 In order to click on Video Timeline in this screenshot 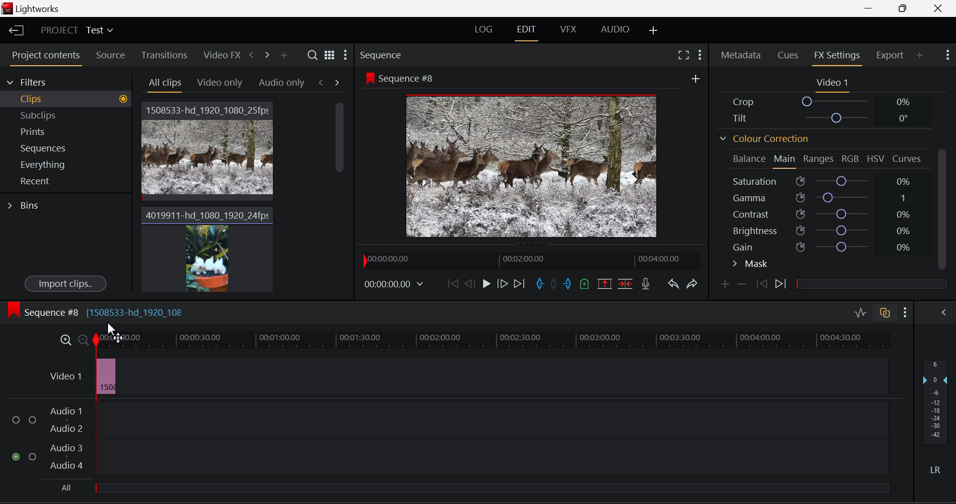, I will do `click(62, 378)`.